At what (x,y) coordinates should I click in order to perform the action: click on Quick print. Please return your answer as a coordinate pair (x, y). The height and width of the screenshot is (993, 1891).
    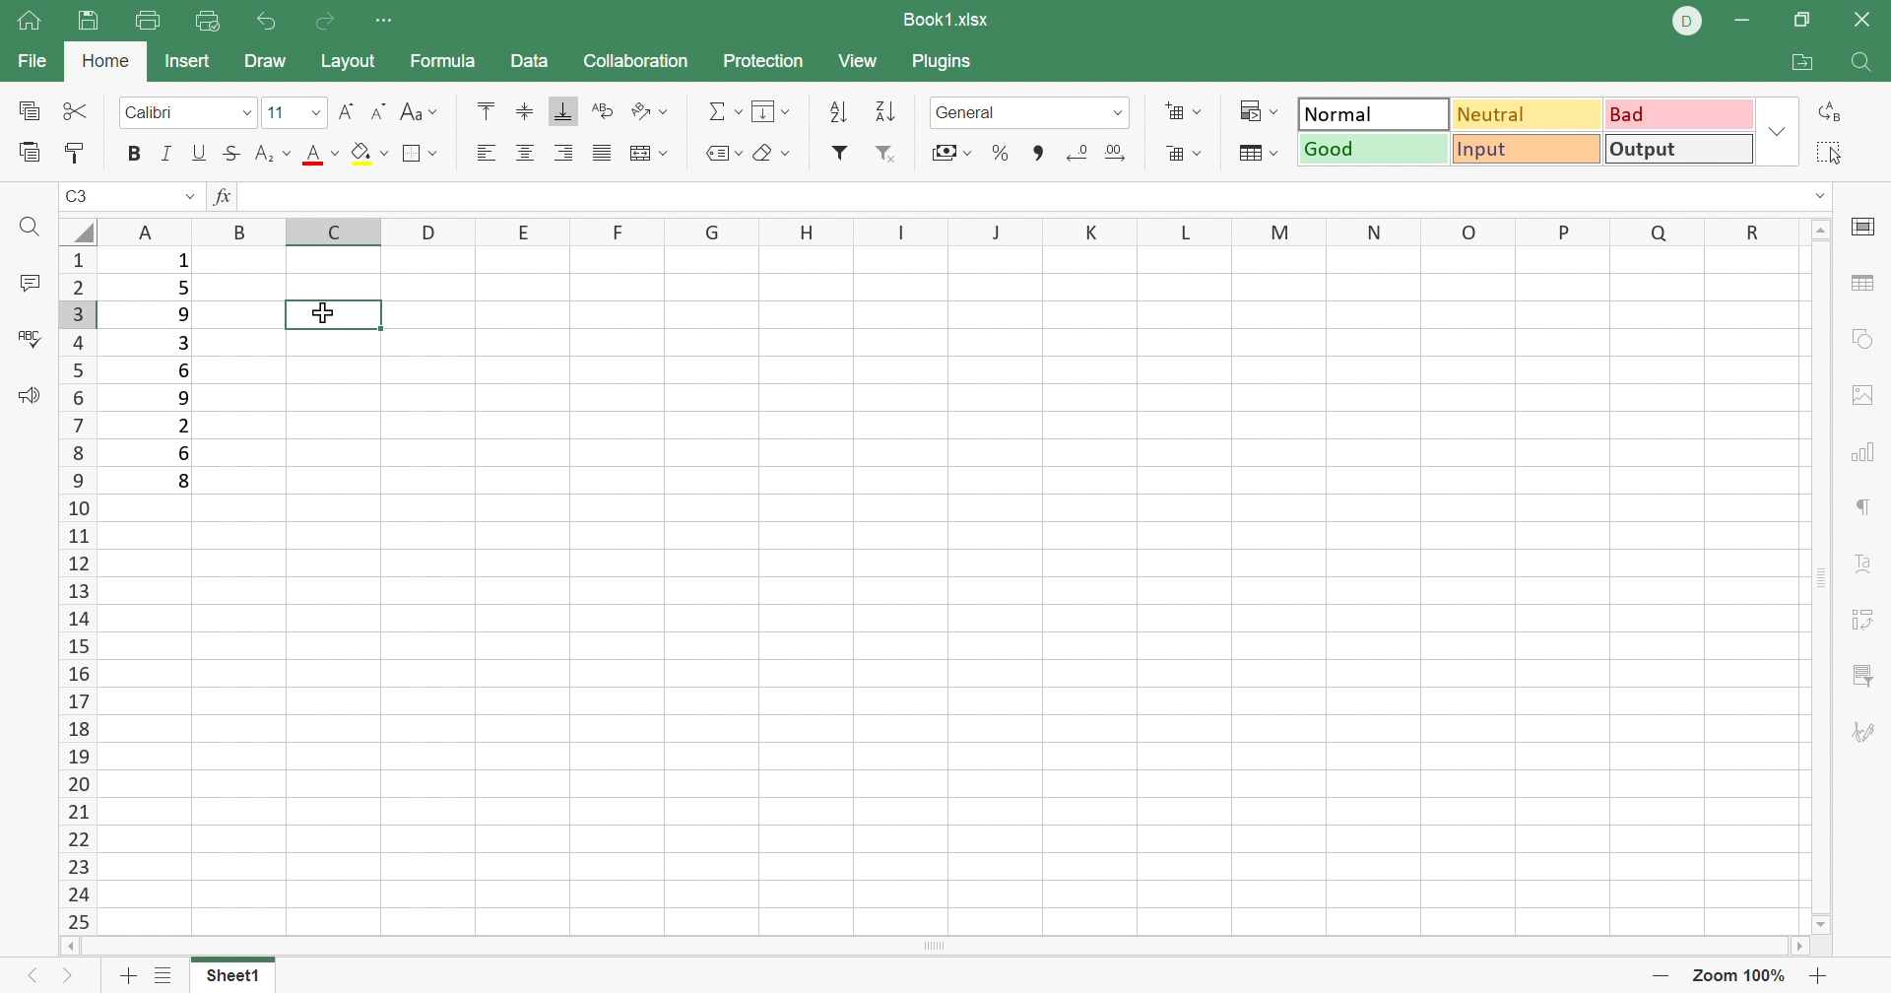
    Looking at the image, I should click on (210, 19).